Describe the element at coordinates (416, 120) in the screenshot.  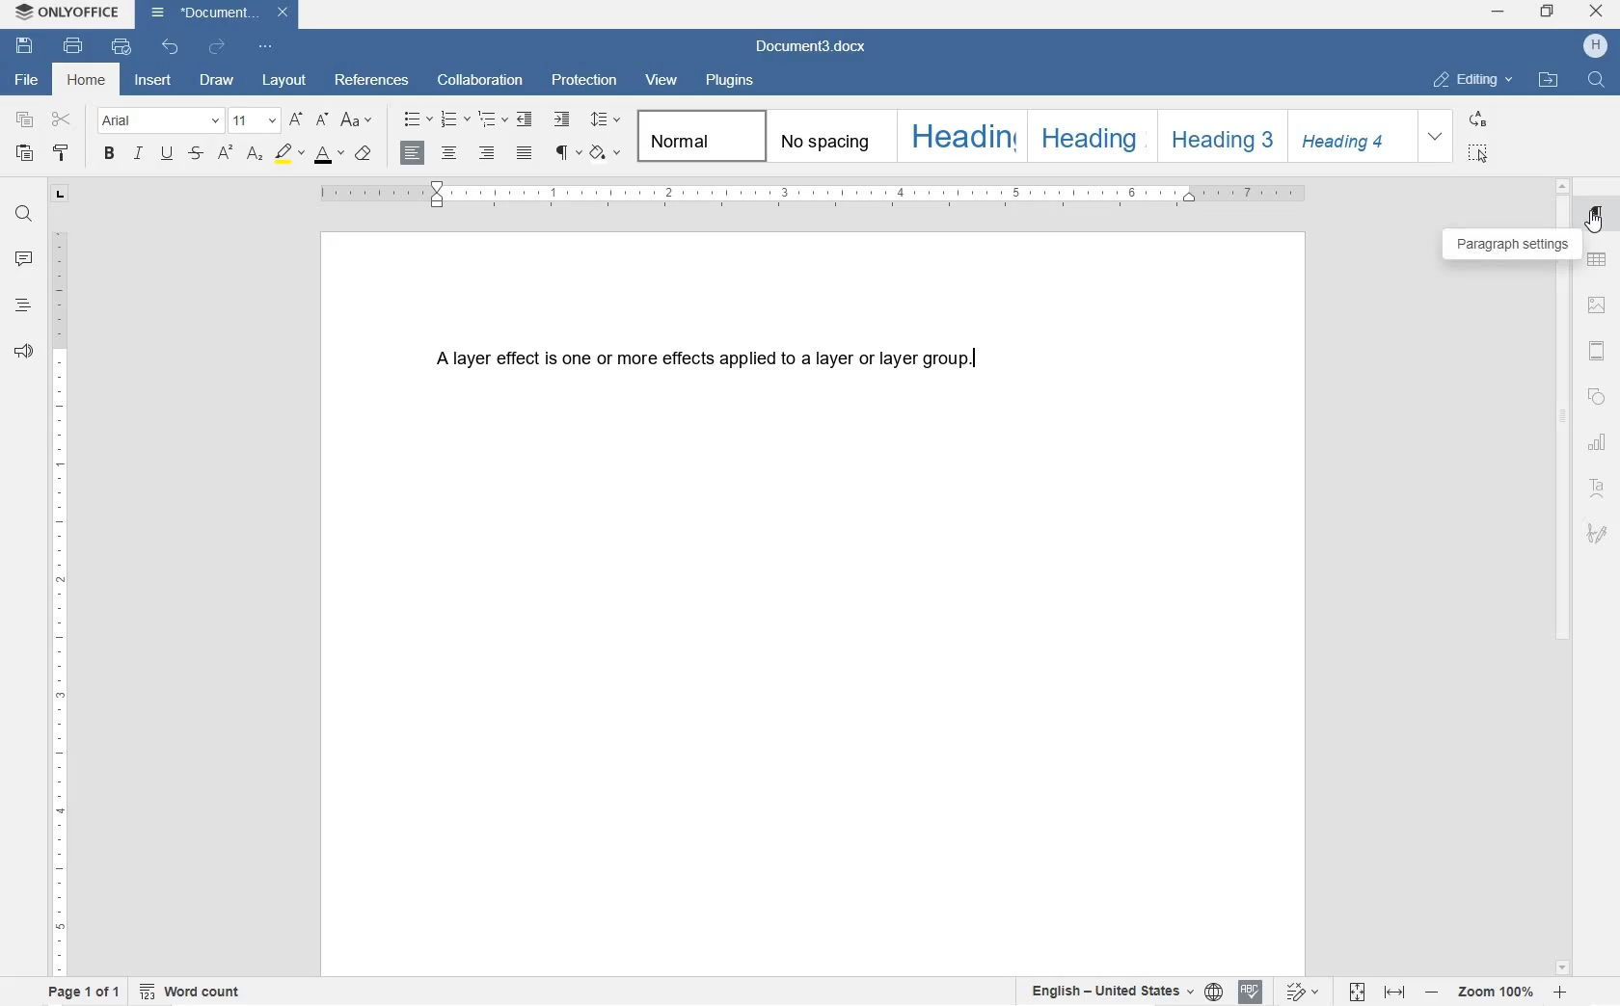
I see `BULLET` at that location.